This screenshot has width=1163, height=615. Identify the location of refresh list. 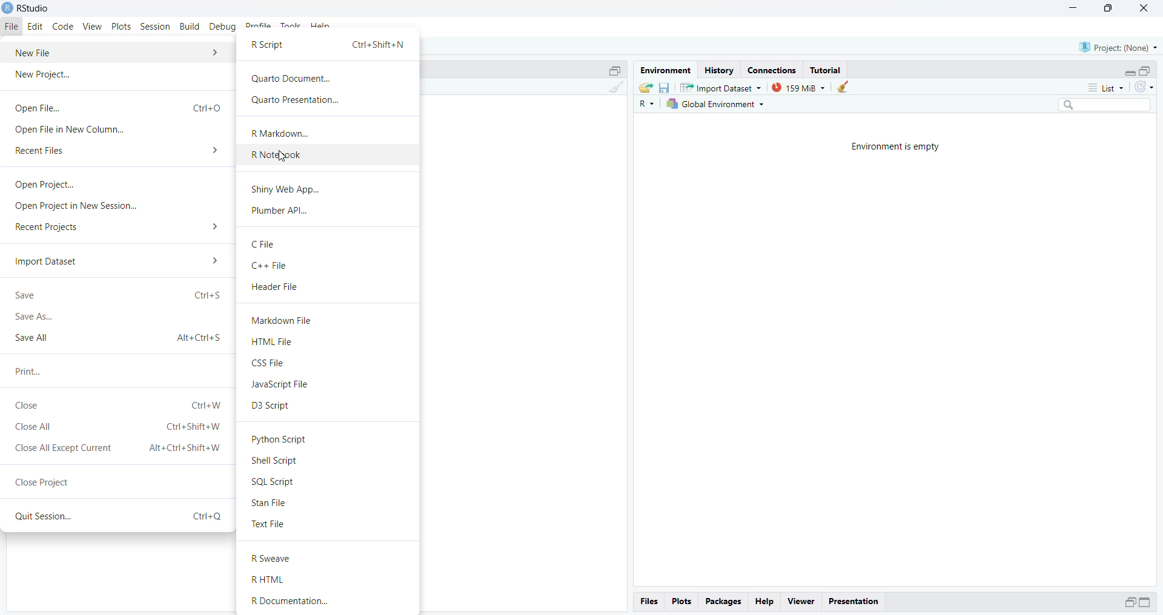
(1144, 88).